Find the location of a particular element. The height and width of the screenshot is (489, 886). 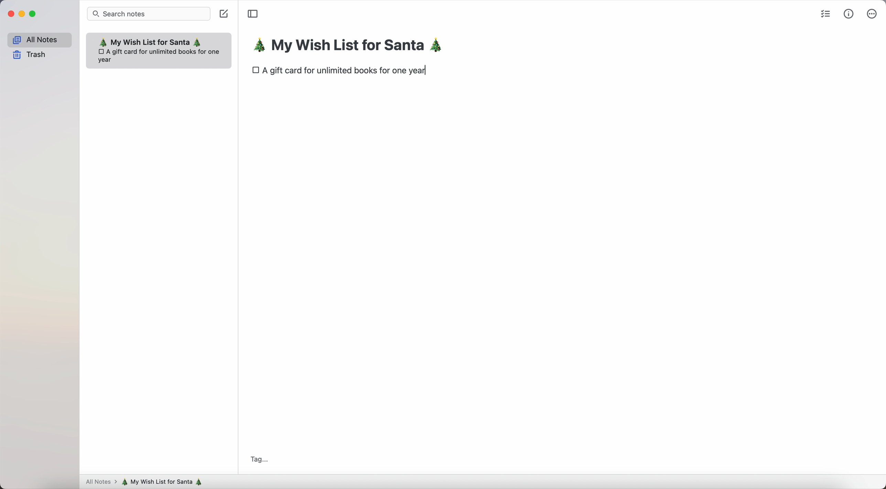

Tag... is located at coordinates (258, 458).